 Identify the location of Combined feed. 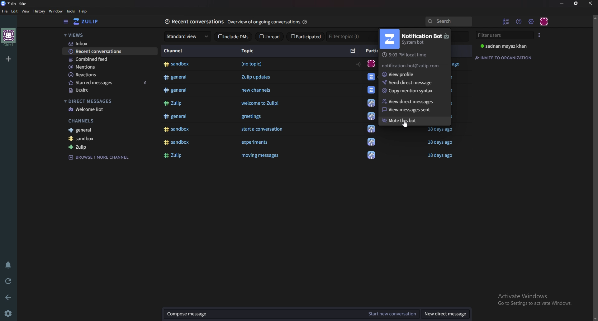
(107, 60).